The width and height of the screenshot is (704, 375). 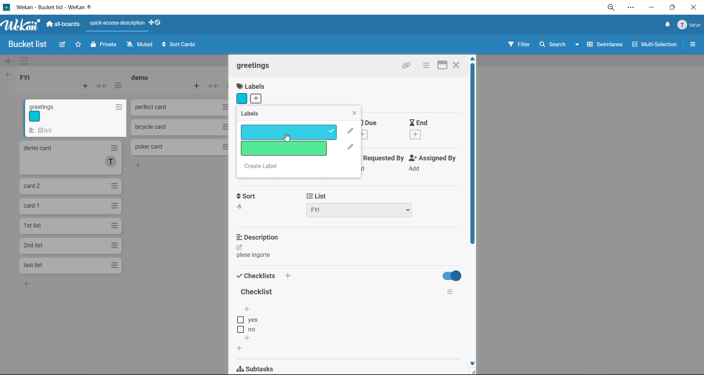 What do you see at coordinates (288, 133) in the screenshot?
I see `selected label` at bounding box center [288, 133].